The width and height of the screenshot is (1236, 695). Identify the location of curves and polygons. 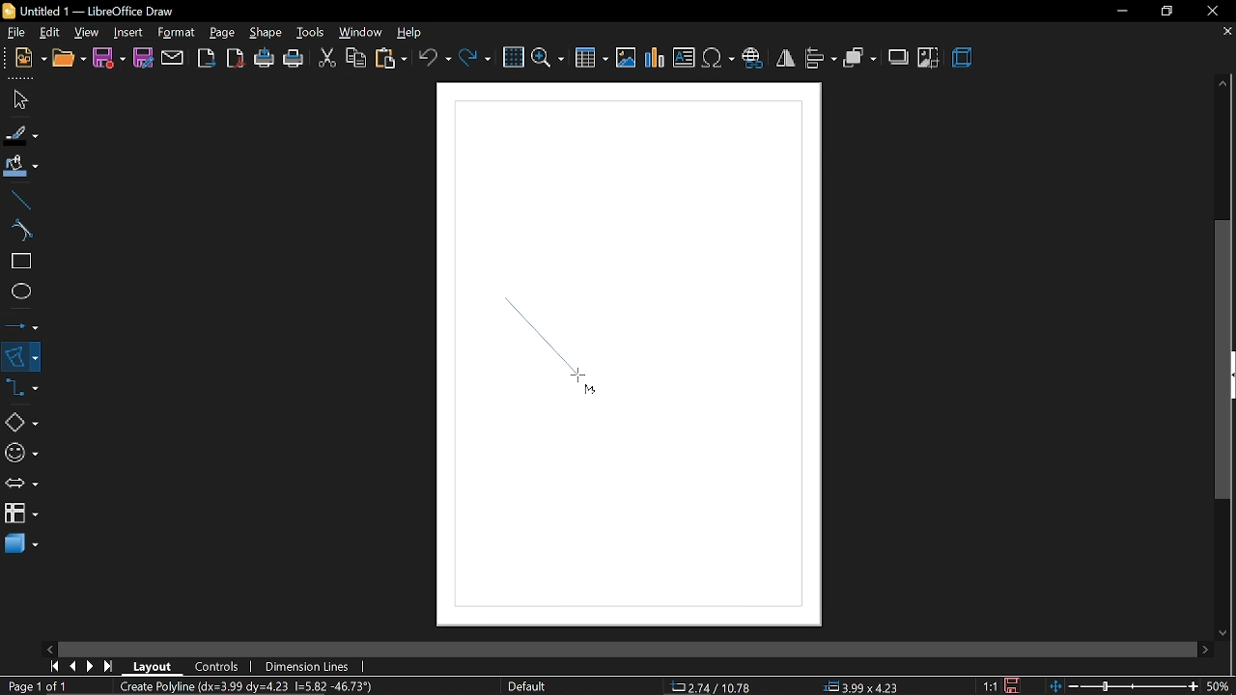
(21, 356).